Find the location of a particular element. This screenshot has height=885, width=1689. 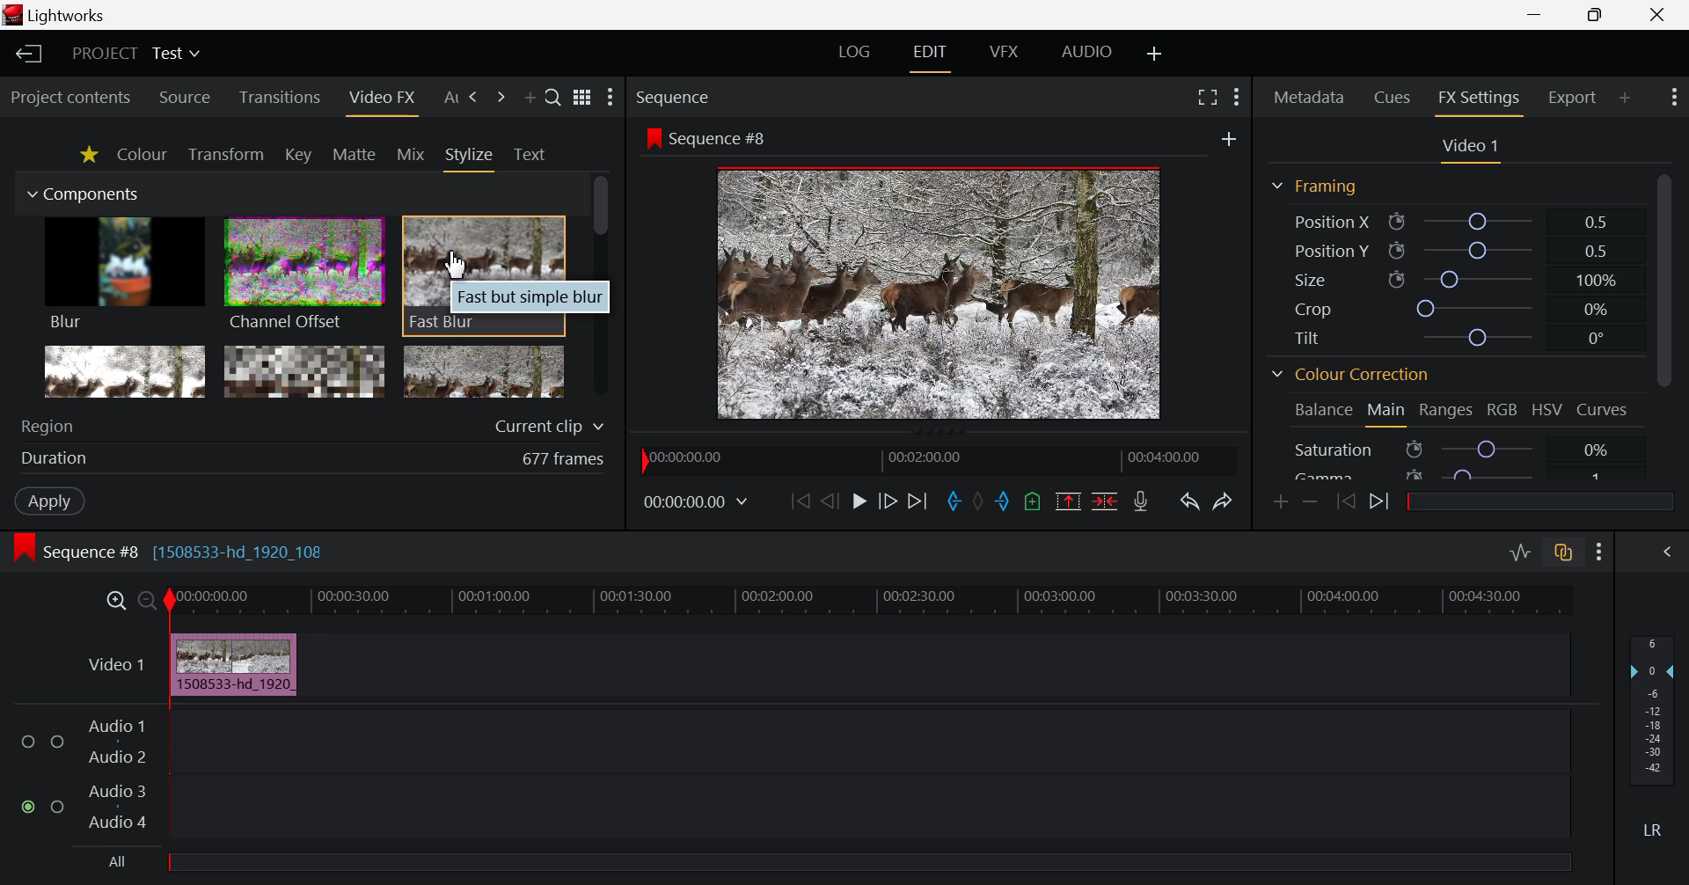

Blur is located at coordinates (126, 275).